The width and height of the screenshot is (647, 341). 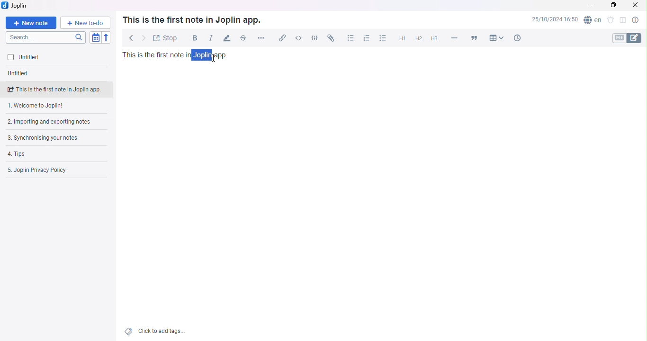 What do you see at coordinates (280, 39) in the screenshot?
I see `Insert/edit link` at bounding box center [280, 39].